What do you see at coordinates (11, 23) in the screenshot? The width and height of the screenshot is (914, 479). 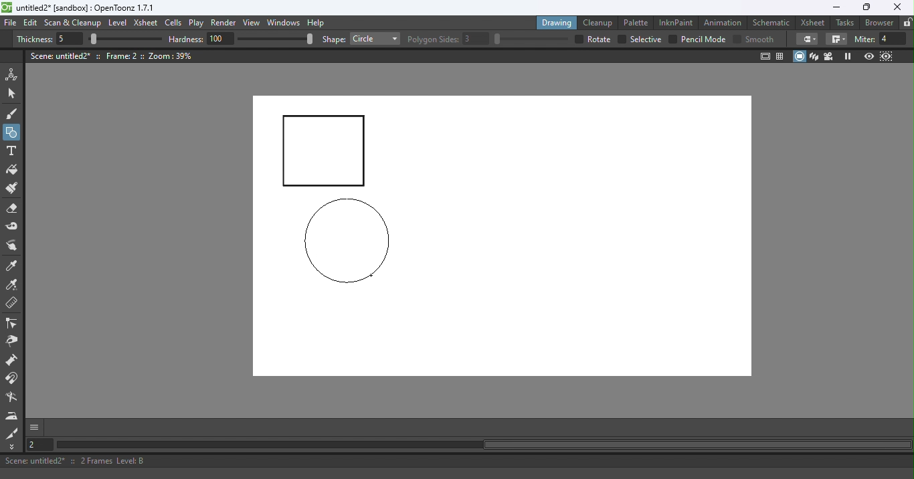 I see `File` at bounding box center [11, 23].